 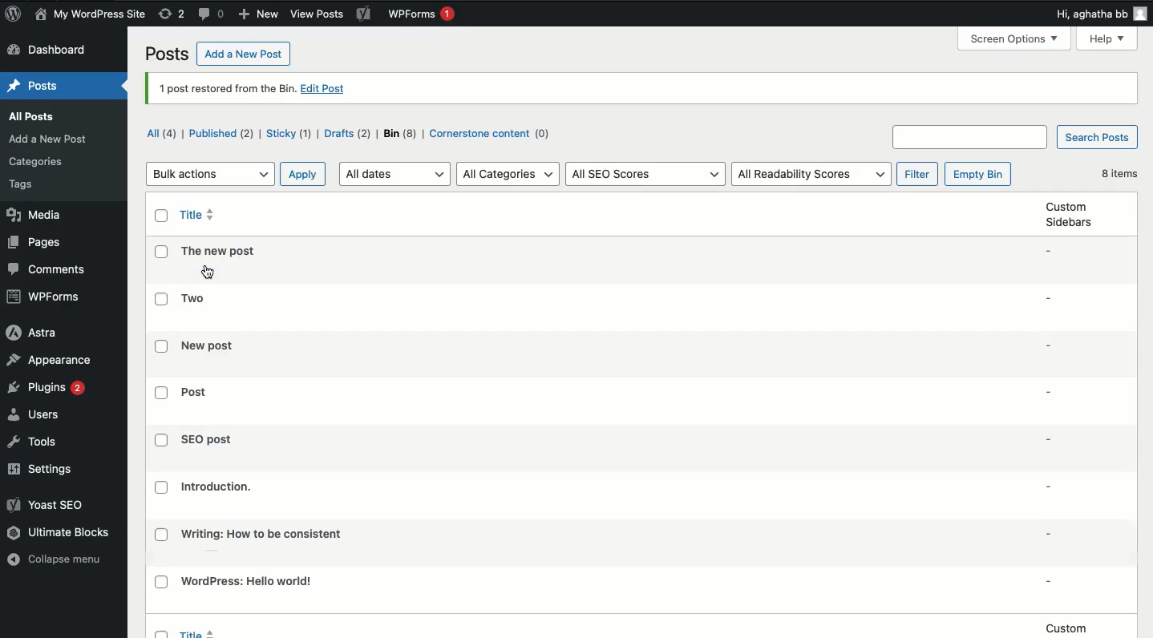 I want to click on Comments, so click(x=51, y=270).